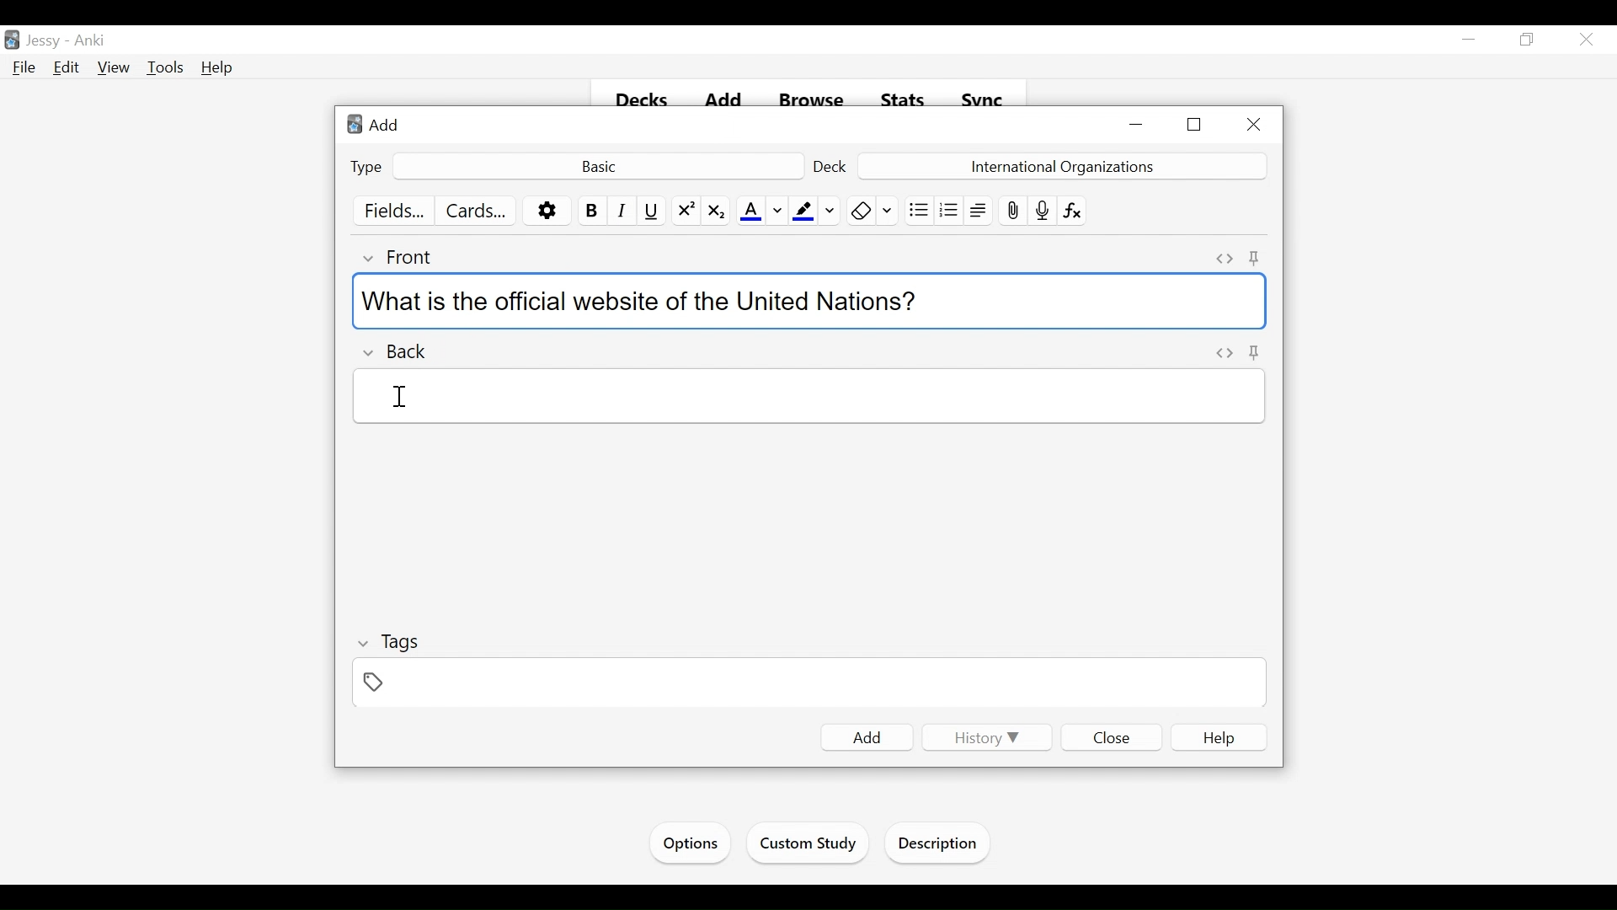 The image size is (1617, 910). Describe the element at coordinates (804, 95) in the screenshot. I see `Browse` at that location.